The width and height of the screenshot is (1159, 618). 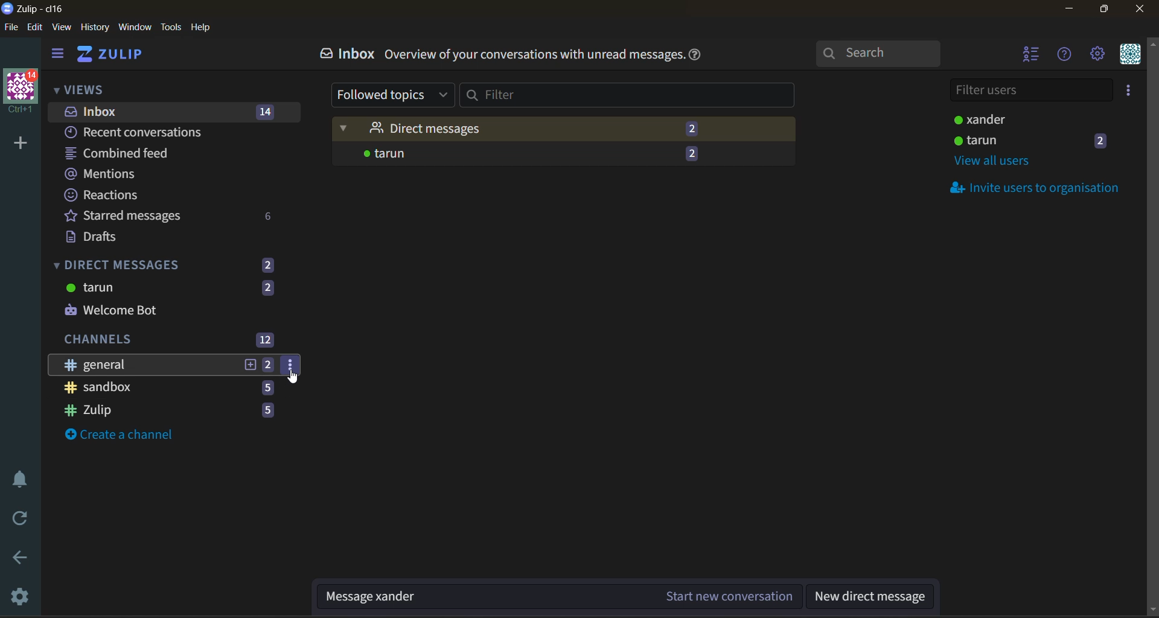 I want to click on sandbox 5, so click(x=170, y=390).